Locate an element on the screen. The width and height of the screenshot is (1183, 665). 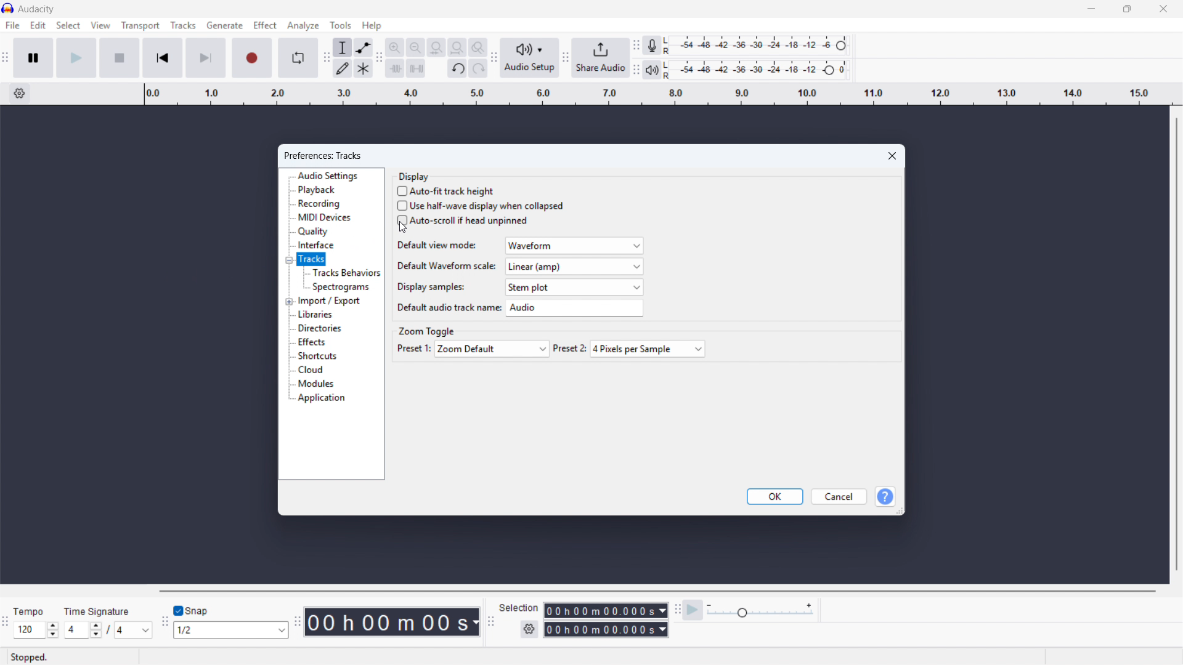
timeline is located at coordinates (657, 94).